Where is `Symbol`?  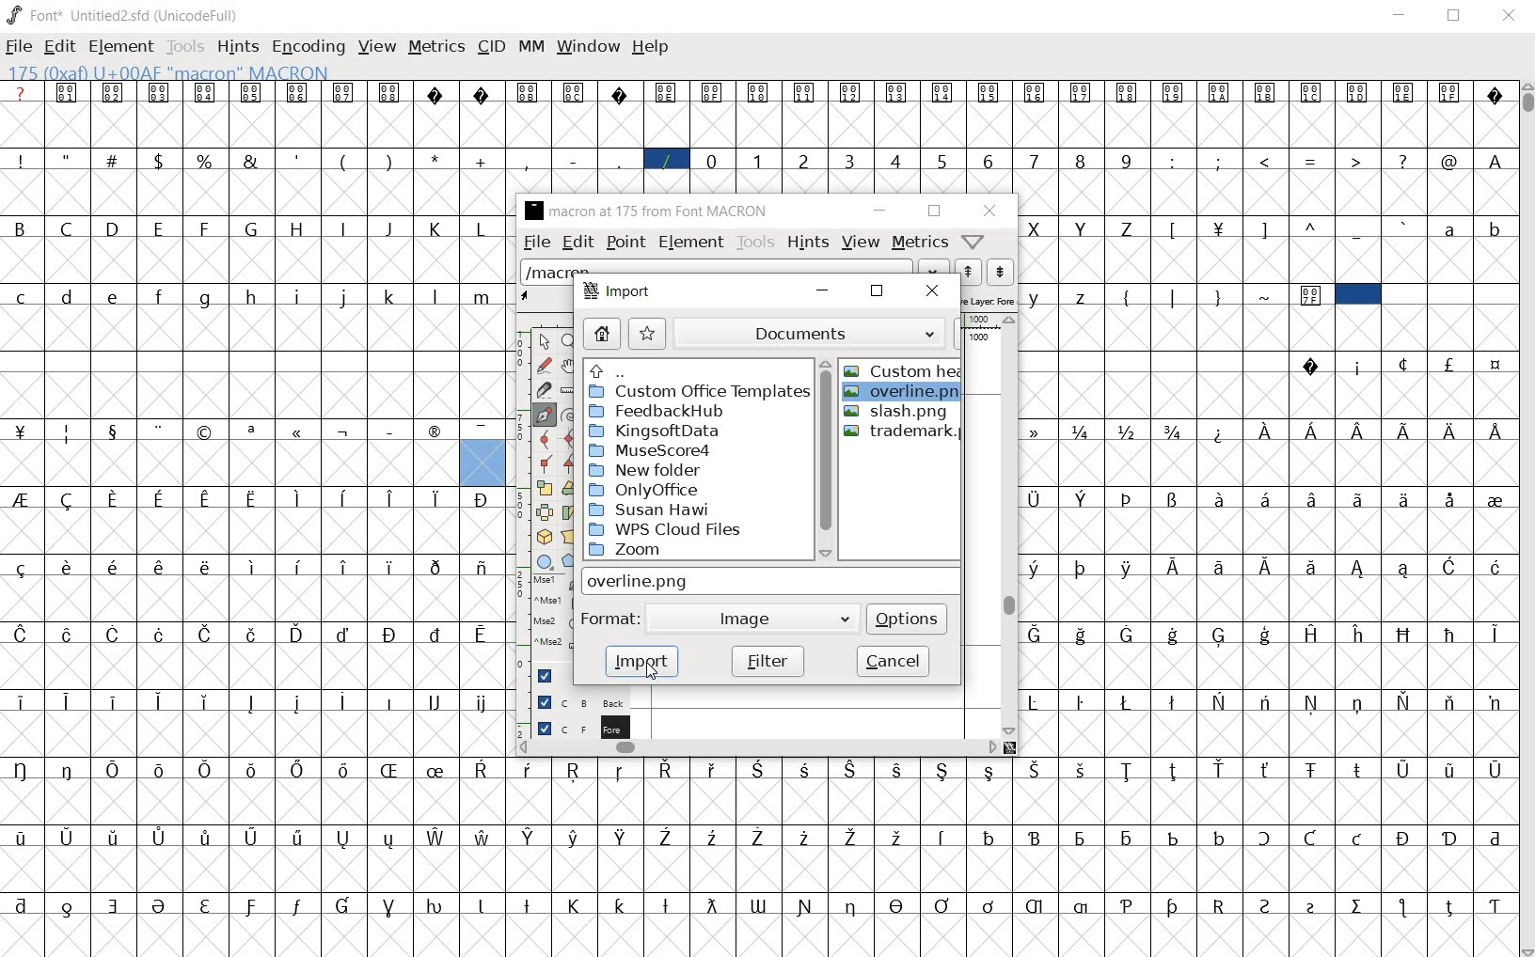
Symbol is located at coordinates (1356, 497).